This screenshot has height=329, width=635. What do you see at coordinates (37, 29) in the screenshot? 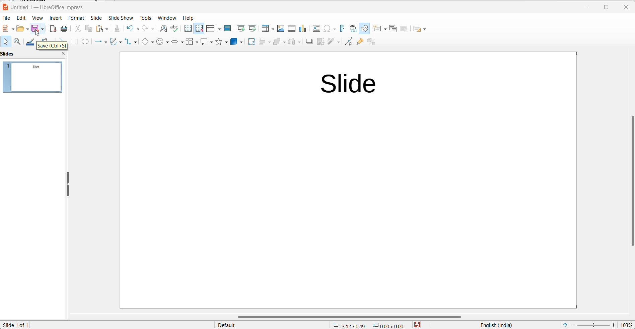
I see `save` at bounding box center [37, 29].